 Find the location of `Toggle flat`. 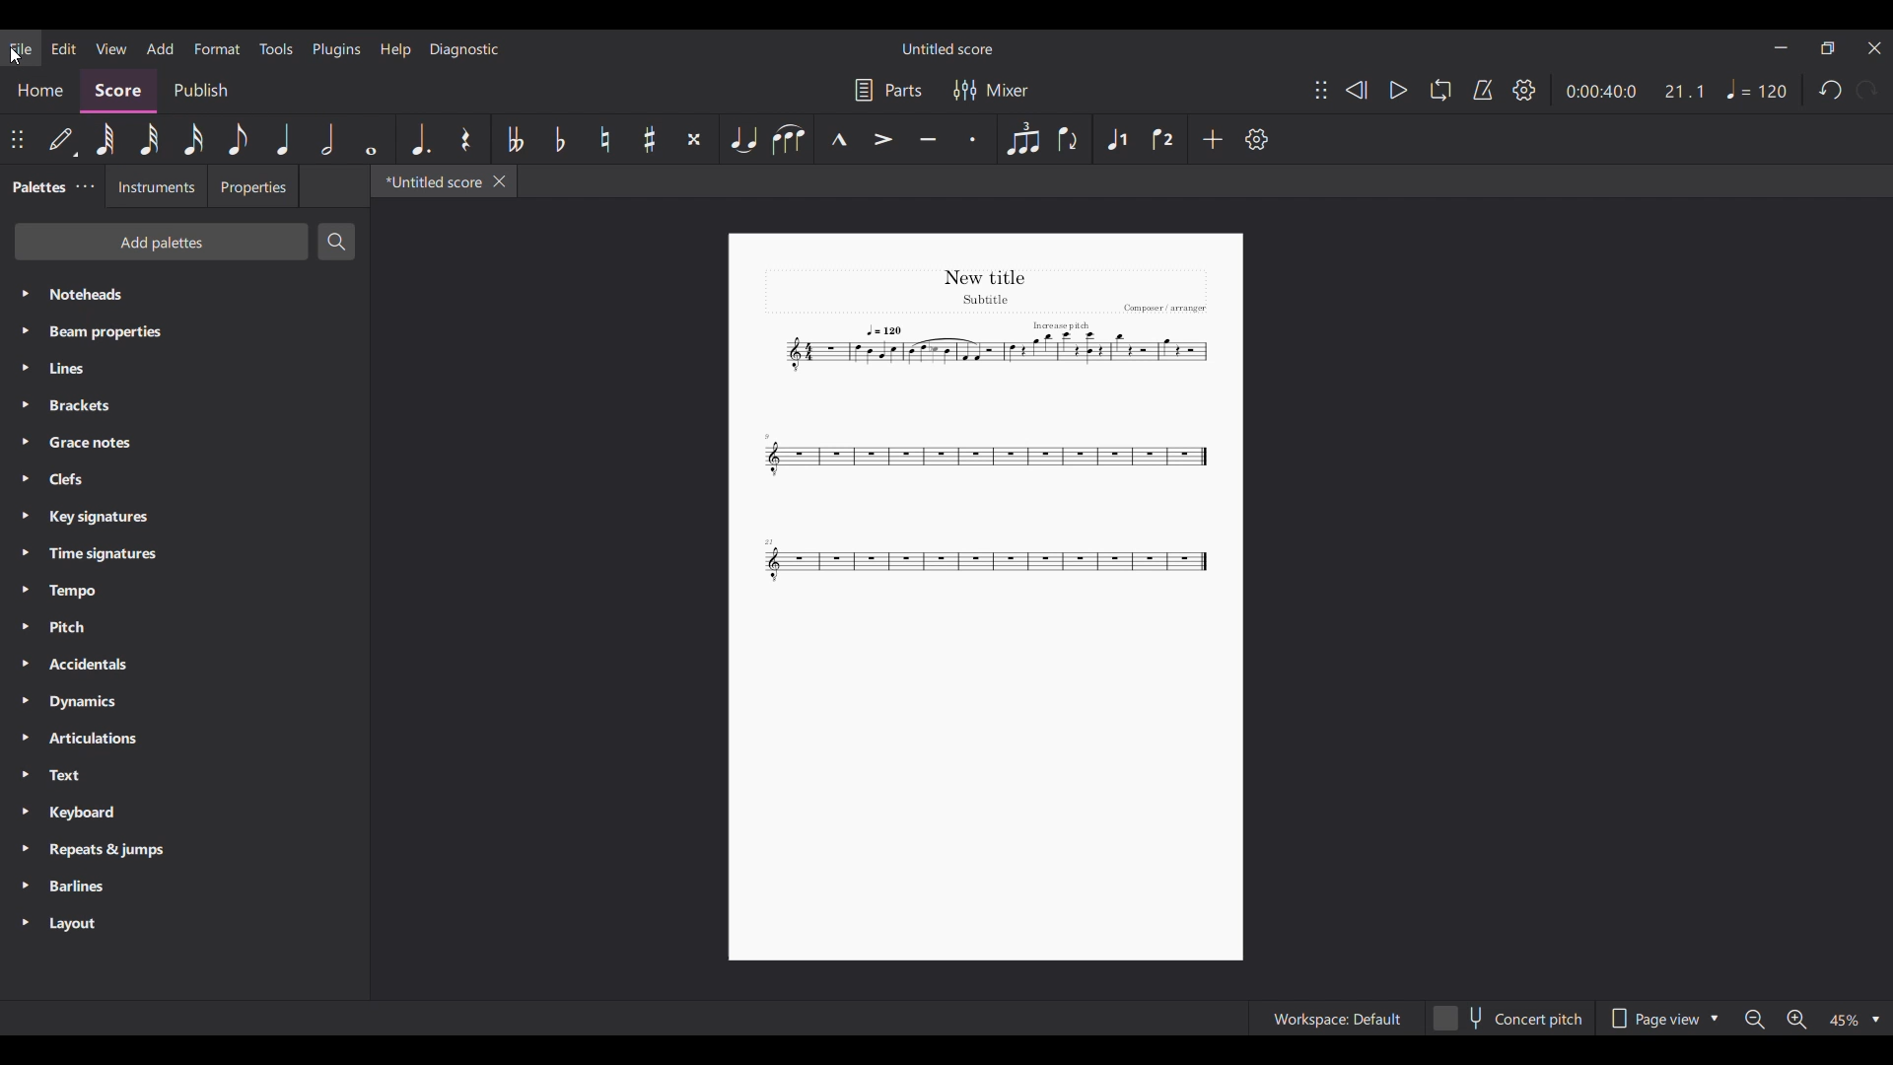

Toggle flat is located at coordinates (560, 139).